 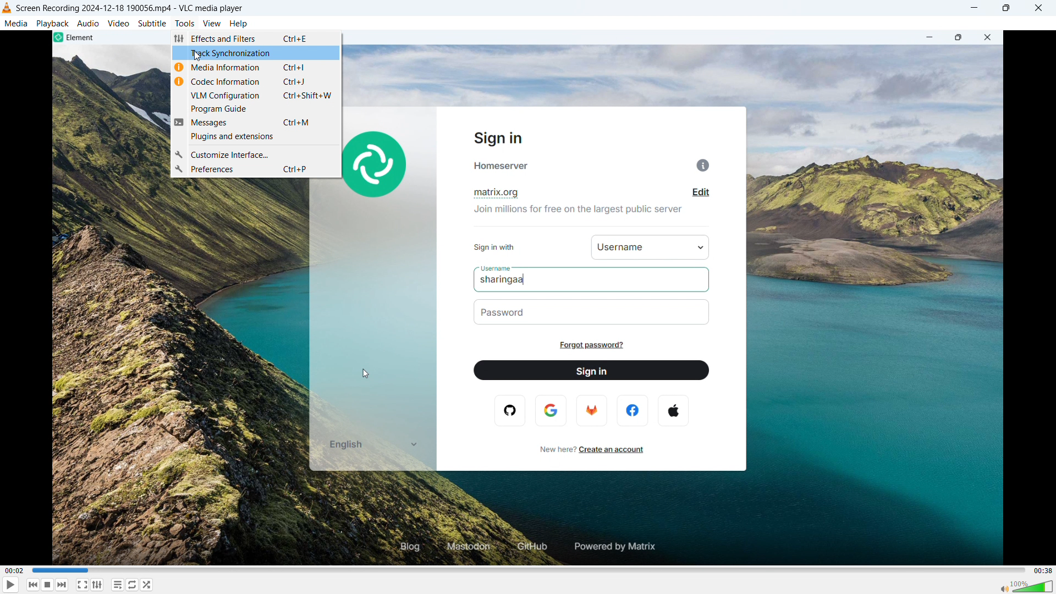 I want to click on facebook logo, so click(x=634, y=410).